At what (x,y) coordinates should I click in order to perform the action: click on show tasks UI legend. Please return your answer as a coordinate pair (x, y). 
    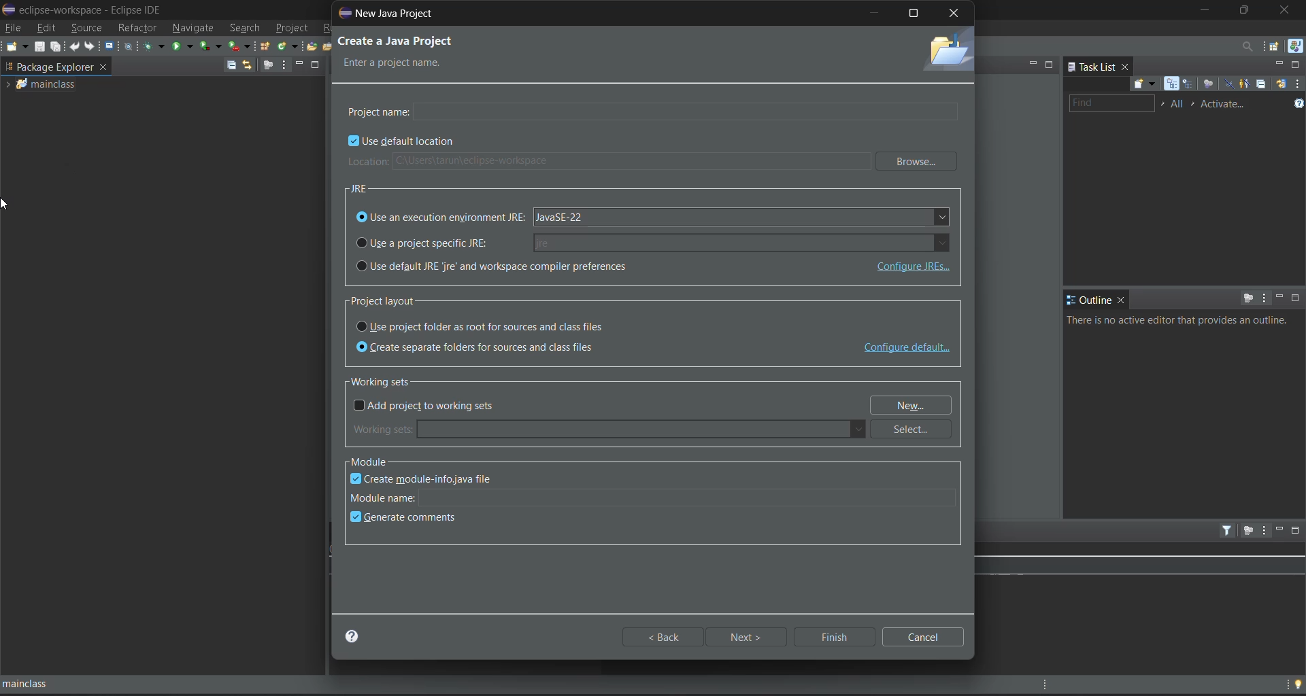
    Looking at the image, I should click on (1298, 104).